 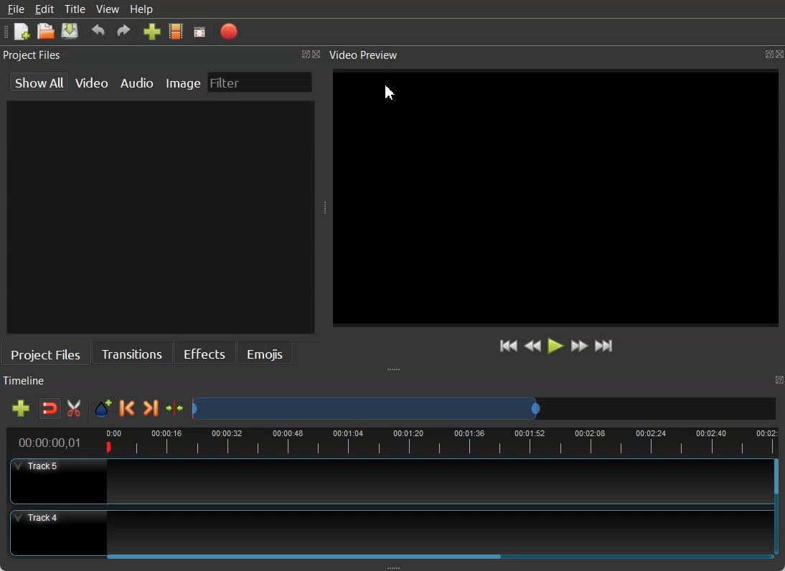 What do you see at coordinates (205, 351) in the screenshot?
I see `Effects` at bounding box center [205, 351].